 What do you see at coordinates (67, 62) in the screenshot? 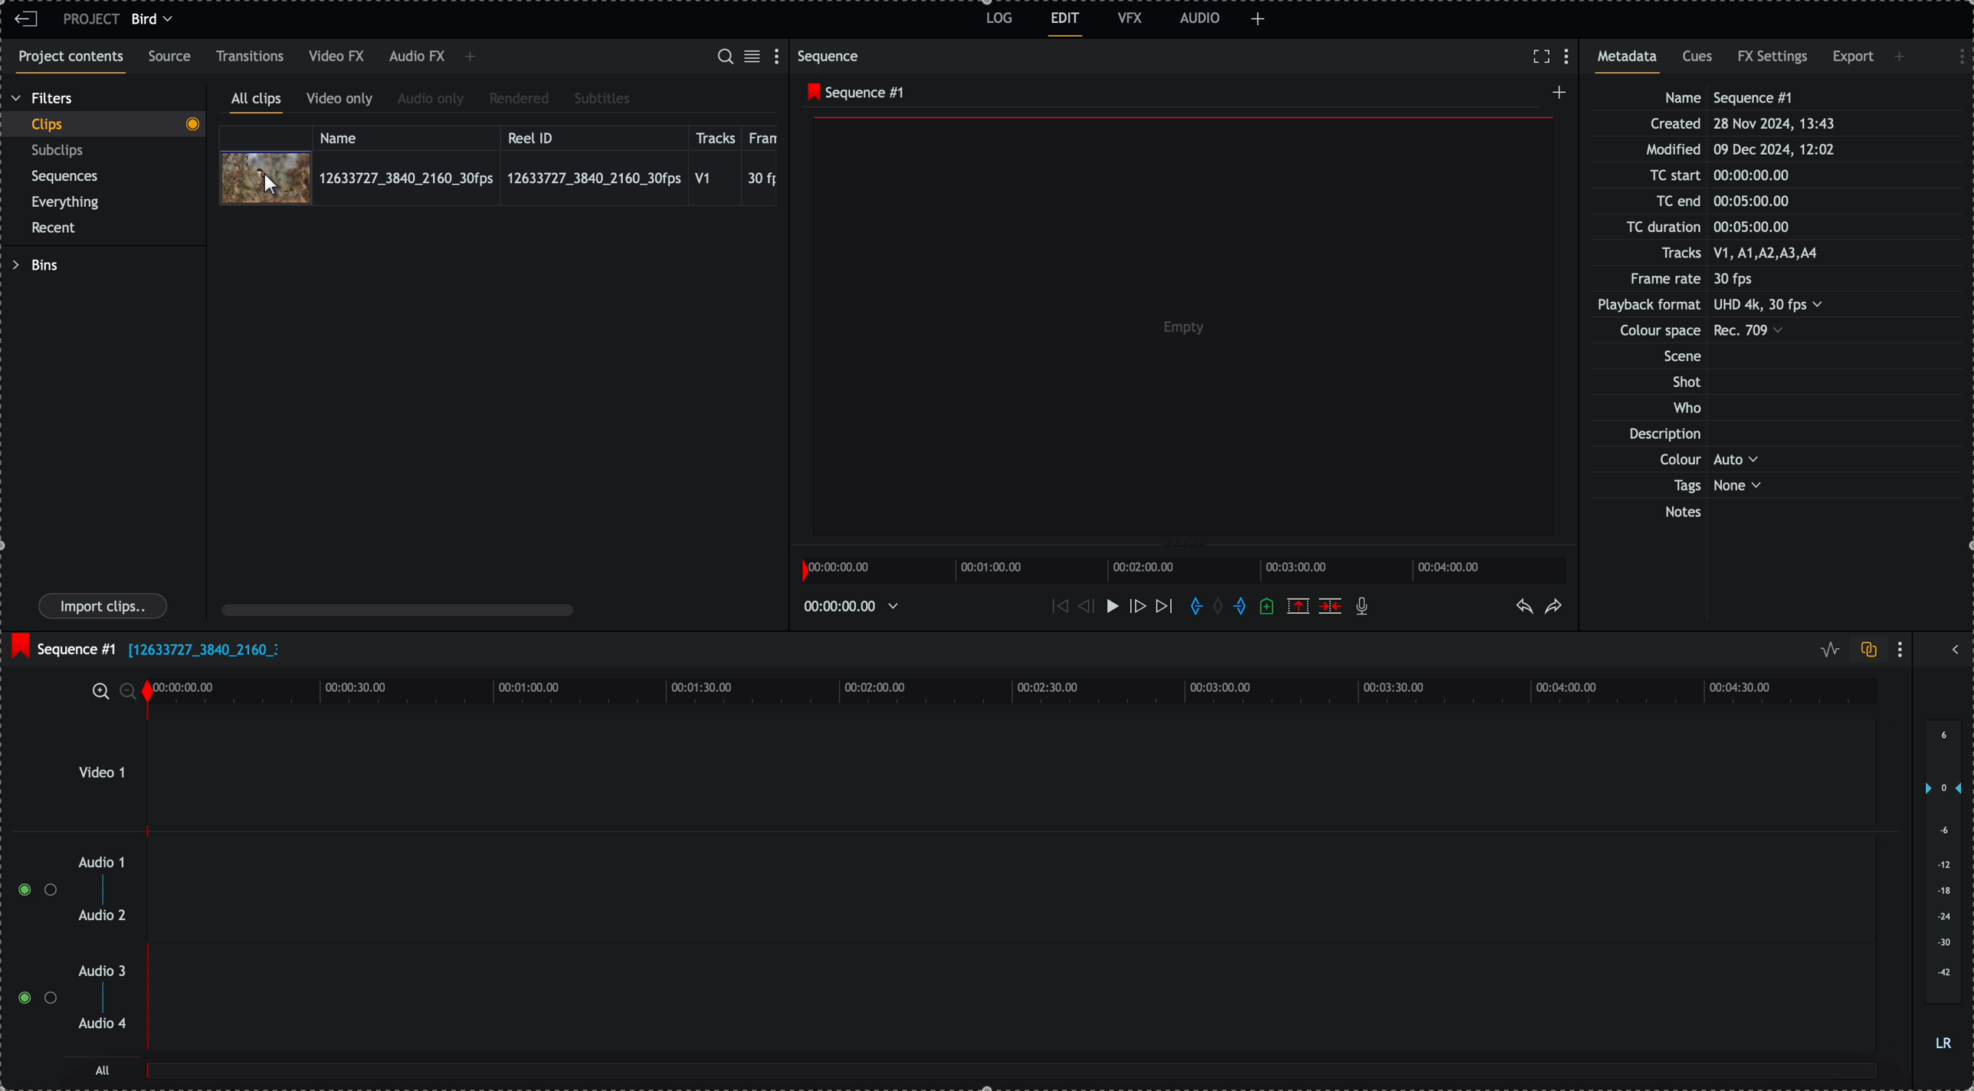
I see `project contents` at bounding box center [67, 62].